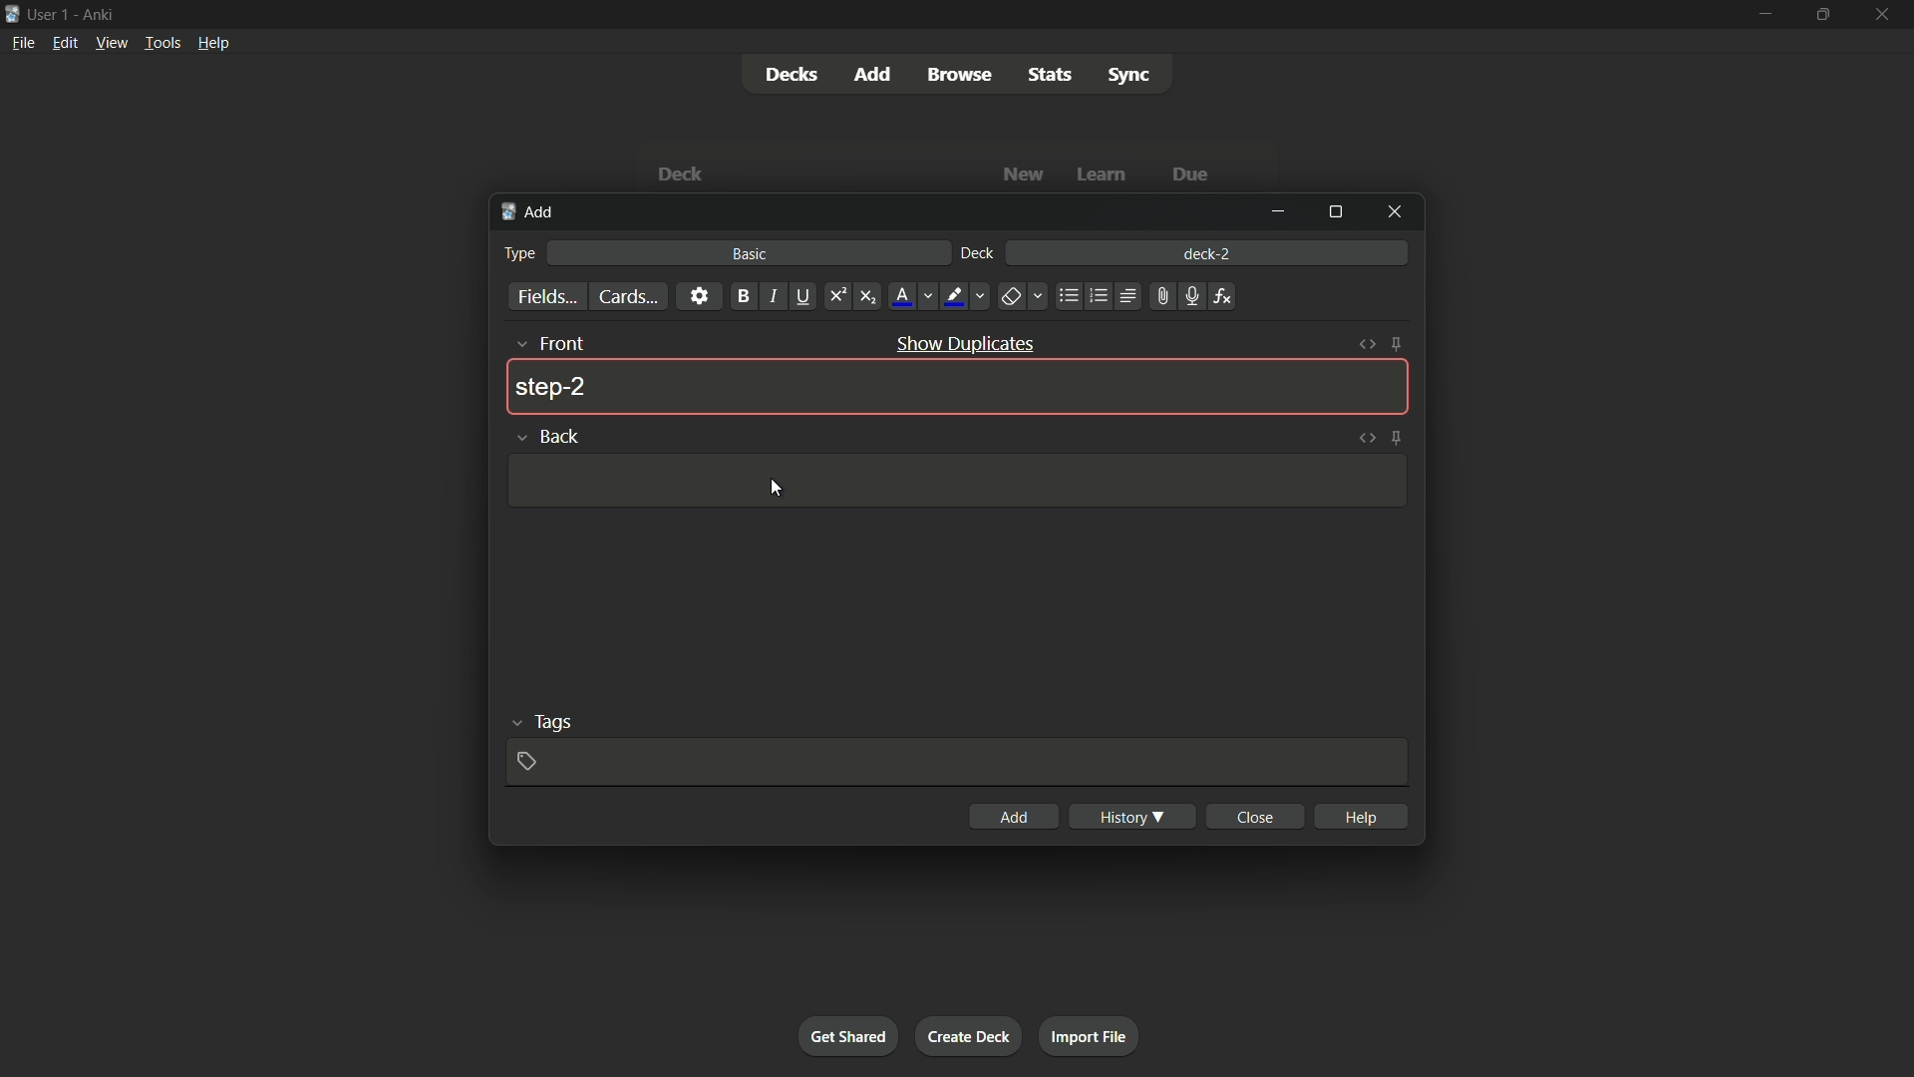 Image resolution: width=1914 pixels, height=1077 pixels. What do you see at coordinates (1068, 297) in the screenshot?
I see `unordered list` at bounding box center [1068, 297].